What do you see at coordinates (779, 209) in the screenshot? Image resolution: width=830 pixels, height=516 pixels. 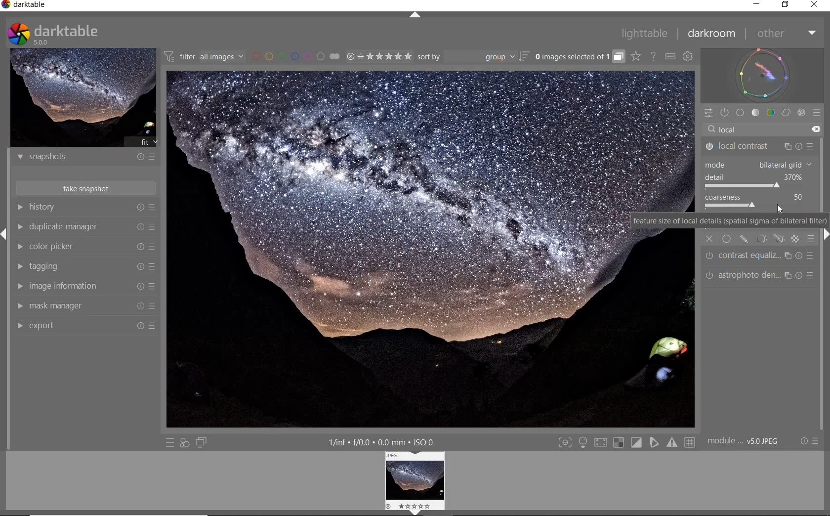 I see `cursor` at bounding box center [779, 209].